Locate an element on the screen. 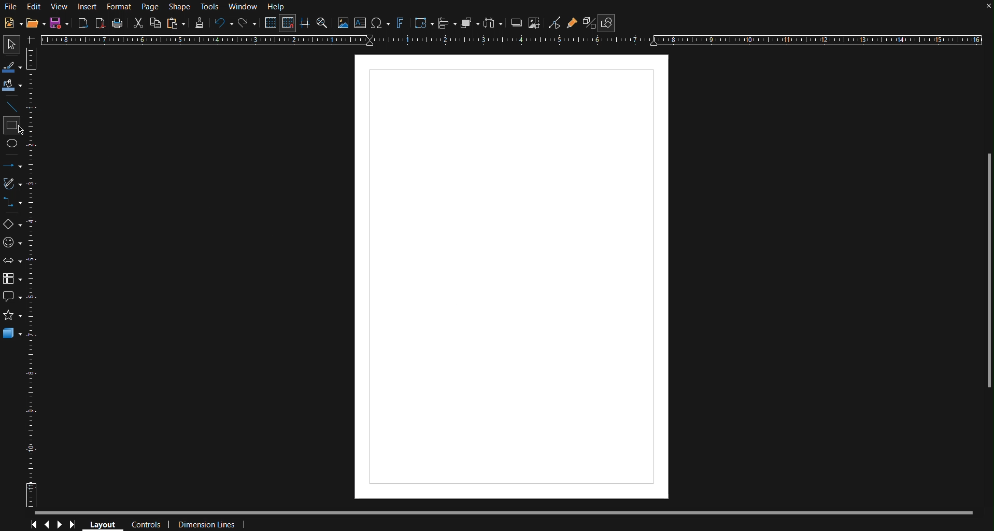  Help is located at coordinates (277, 7).